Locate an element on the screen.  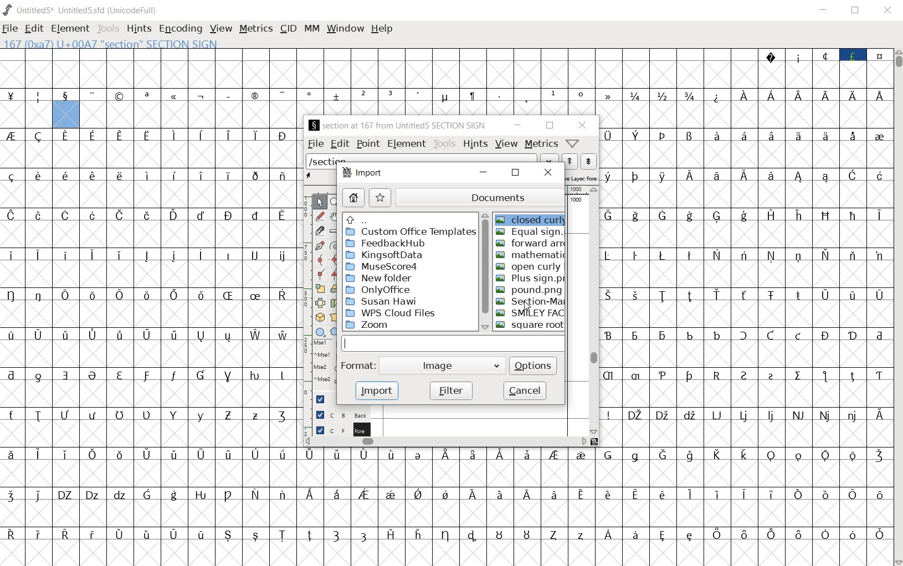
 is located at coordinates (151, 253).